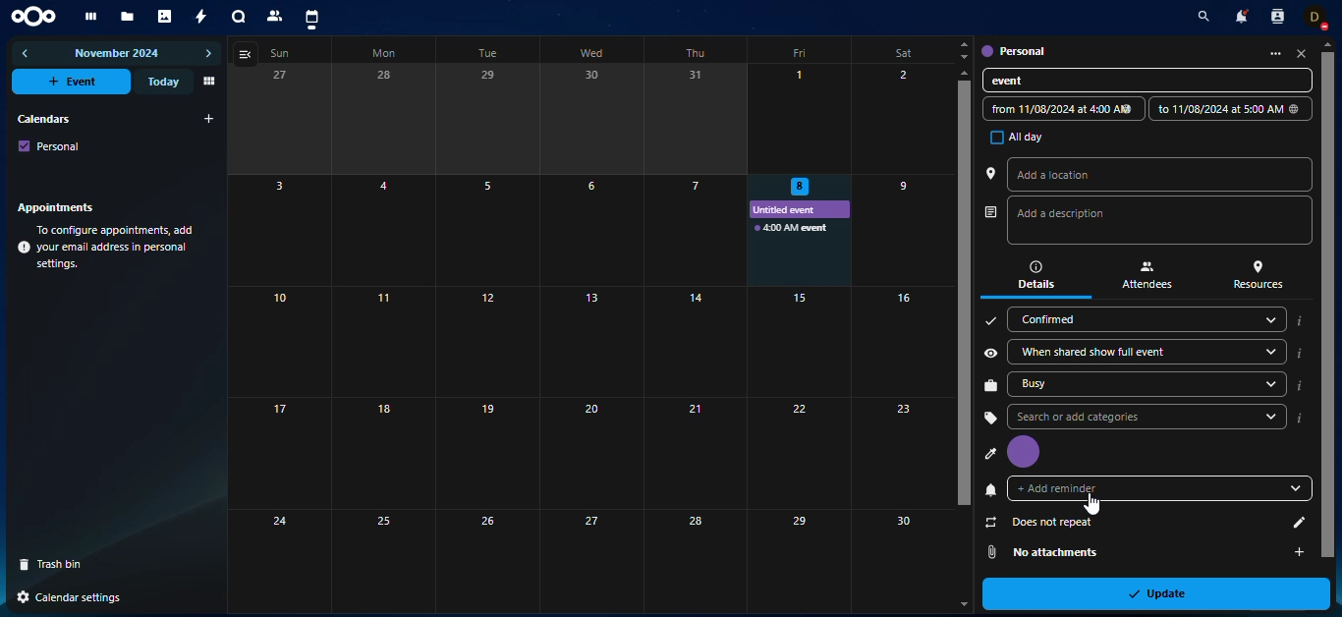 This screenshot has width=1342, height=617. What do you see at coordinates (27, 53) in the screenshot?
I see `previous` at bounding box center [27, 53].